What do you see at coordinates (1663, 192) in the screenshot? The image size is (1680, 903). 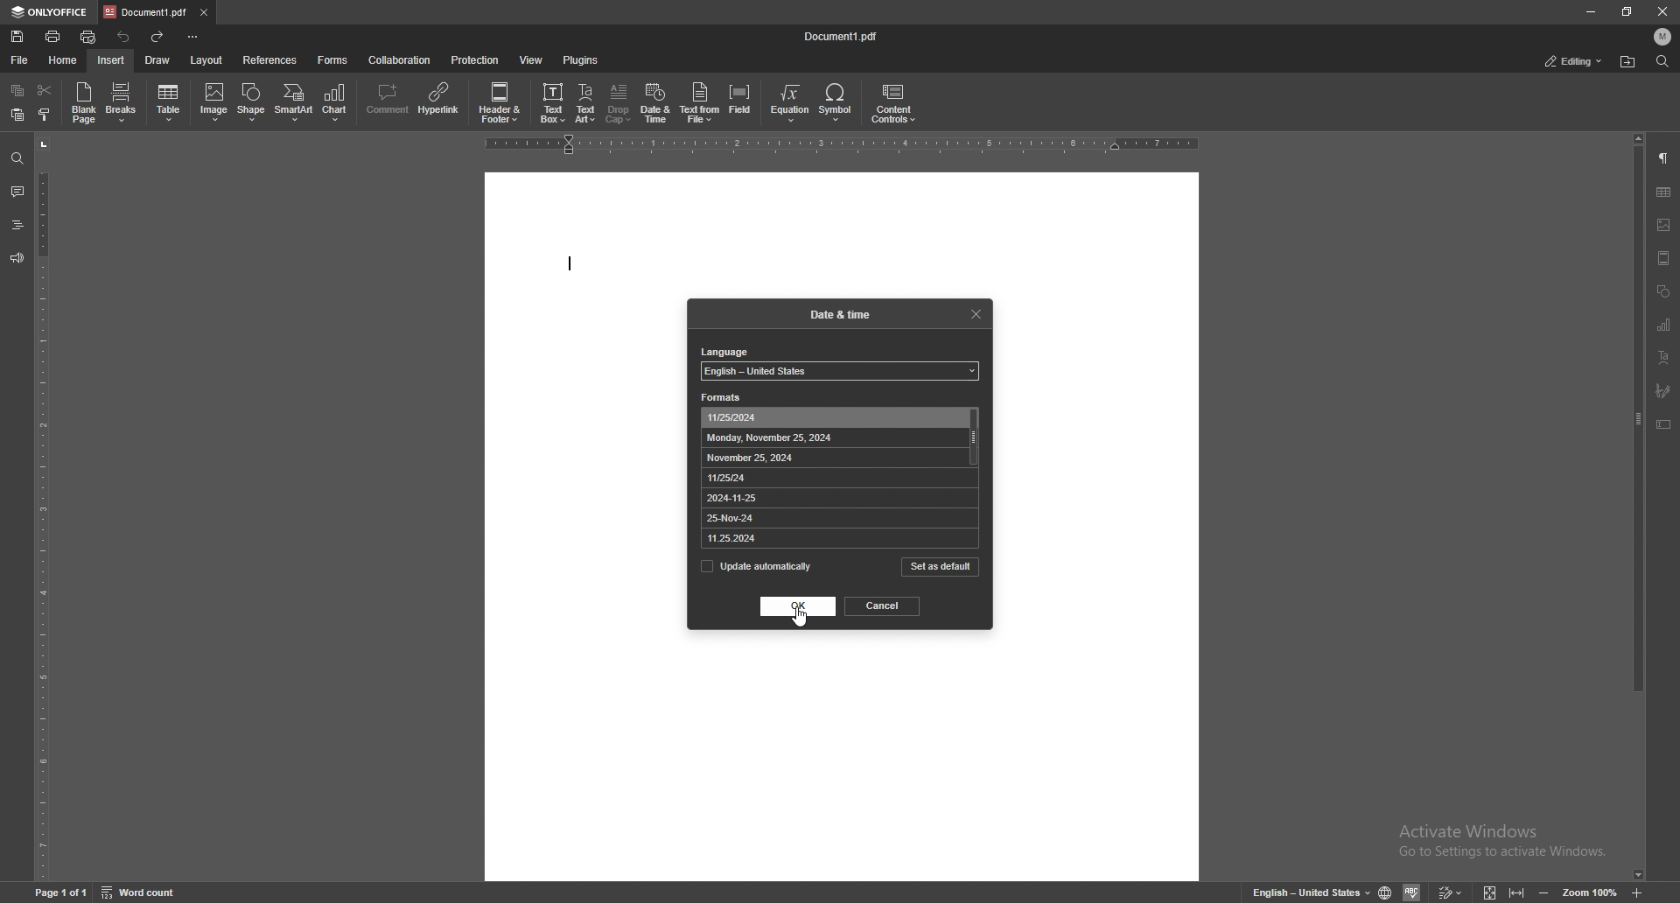 I see `tables` at bounding box center [1663, 192].